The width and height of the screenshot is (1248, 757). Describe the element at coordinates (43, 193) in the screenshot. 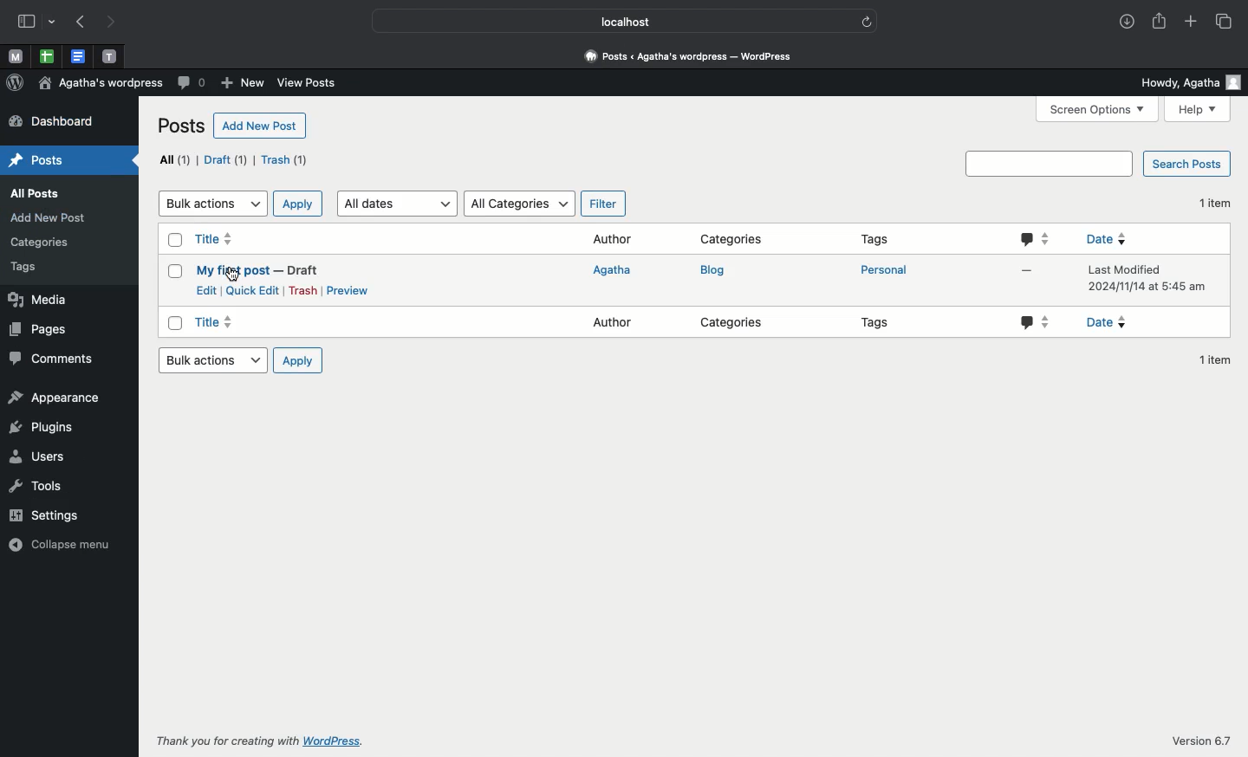

I see `All posts` at that location.